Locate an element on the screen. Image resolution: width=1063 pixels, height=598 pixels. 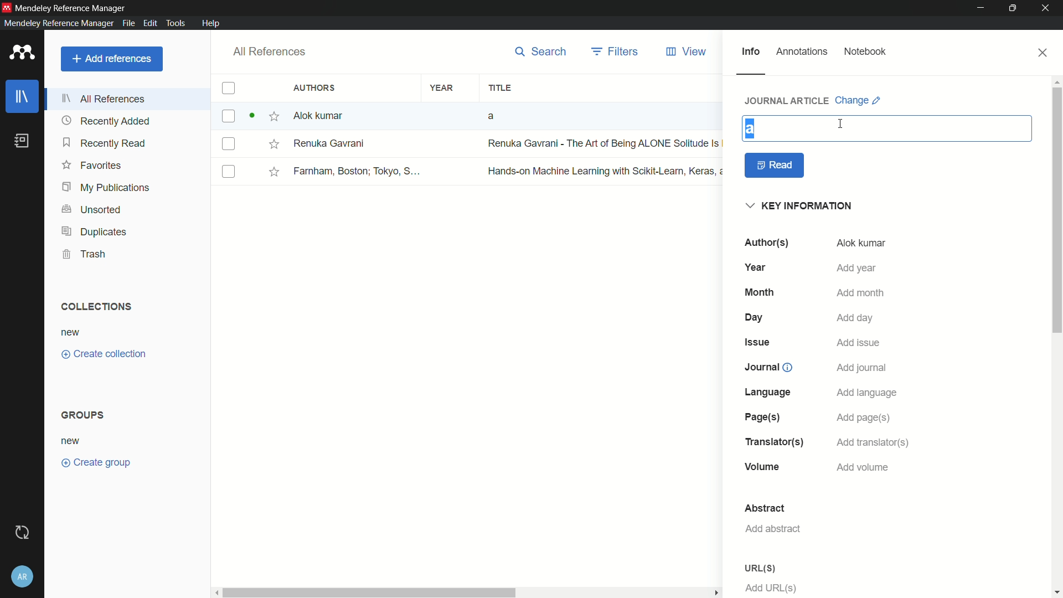
year is located at coordinates (442, 89).